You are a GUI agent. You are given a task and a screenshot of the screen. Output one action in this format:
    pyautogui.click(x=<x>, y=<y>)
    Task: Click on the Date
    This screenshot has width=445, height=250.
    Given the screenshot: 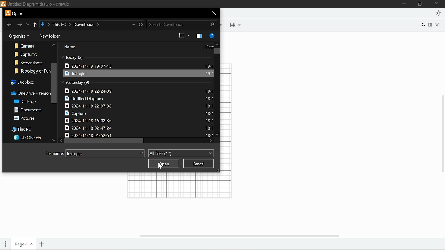 What is the action you would take?
    pyautogui.click(x=209, y=47)
    